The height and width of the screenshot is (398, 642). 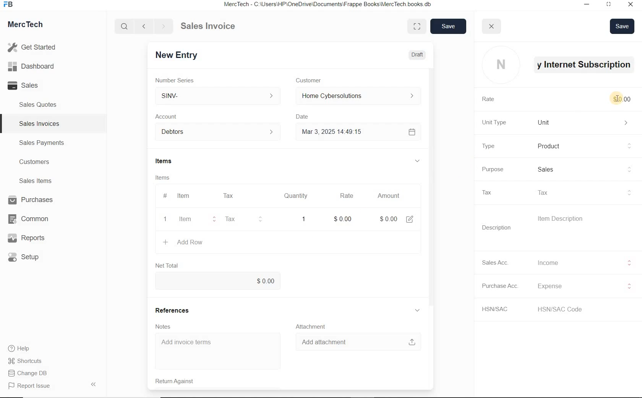 What do you see at coordinates (564, 219) in the screenshot?
I see `Item Description` at bounding box center [564, 219].